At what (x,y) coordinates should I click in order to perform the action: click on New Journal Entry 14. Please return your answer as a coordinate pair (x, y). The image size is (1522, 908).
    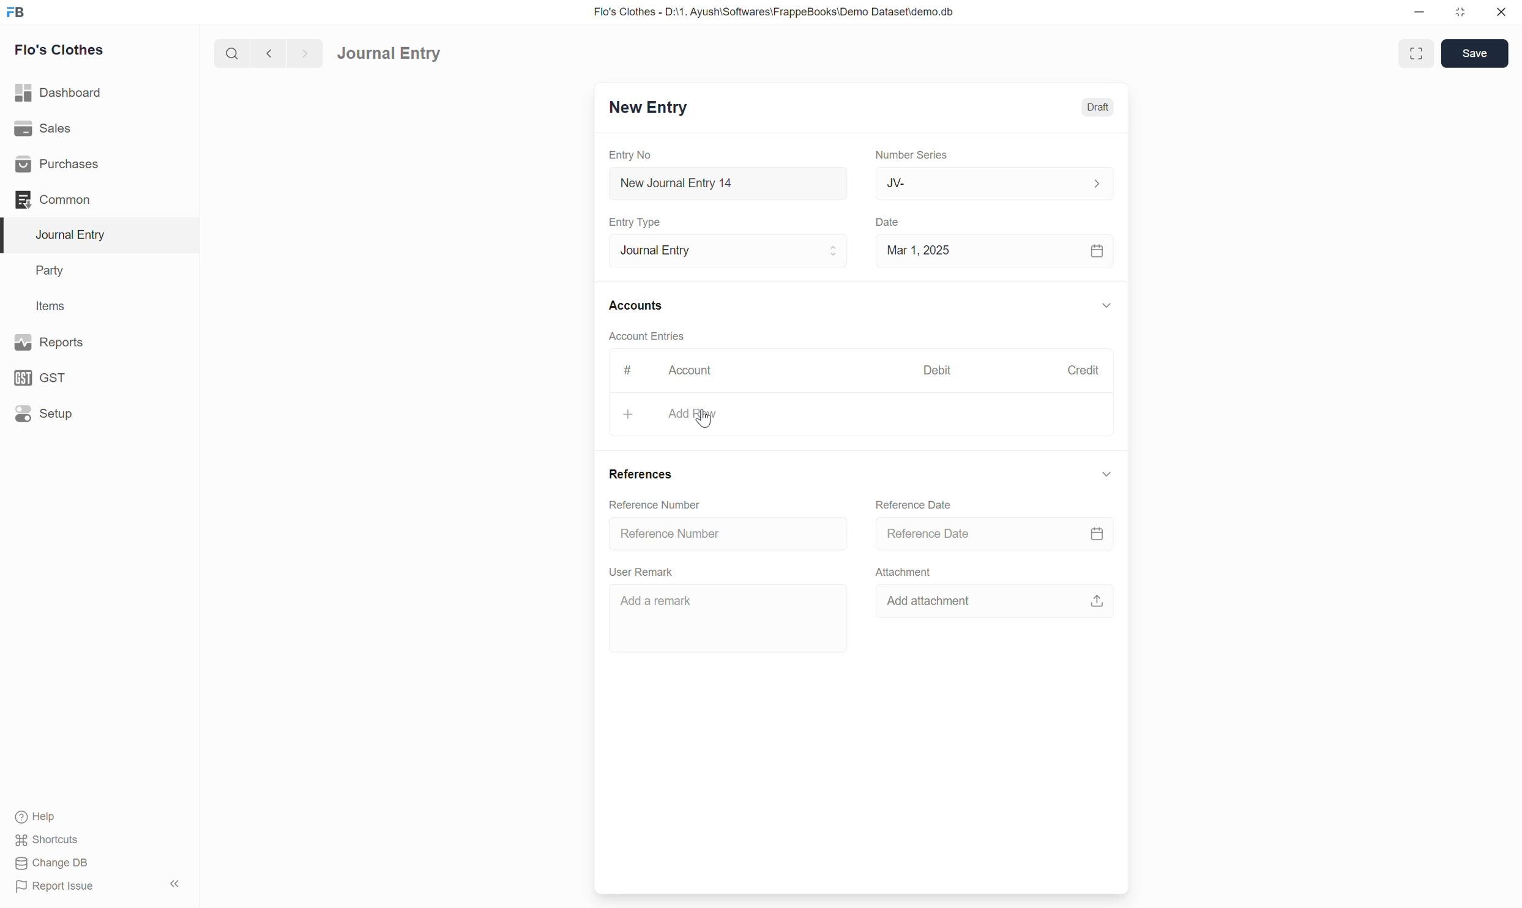
    Looking at the image, I should click on (698, 184).